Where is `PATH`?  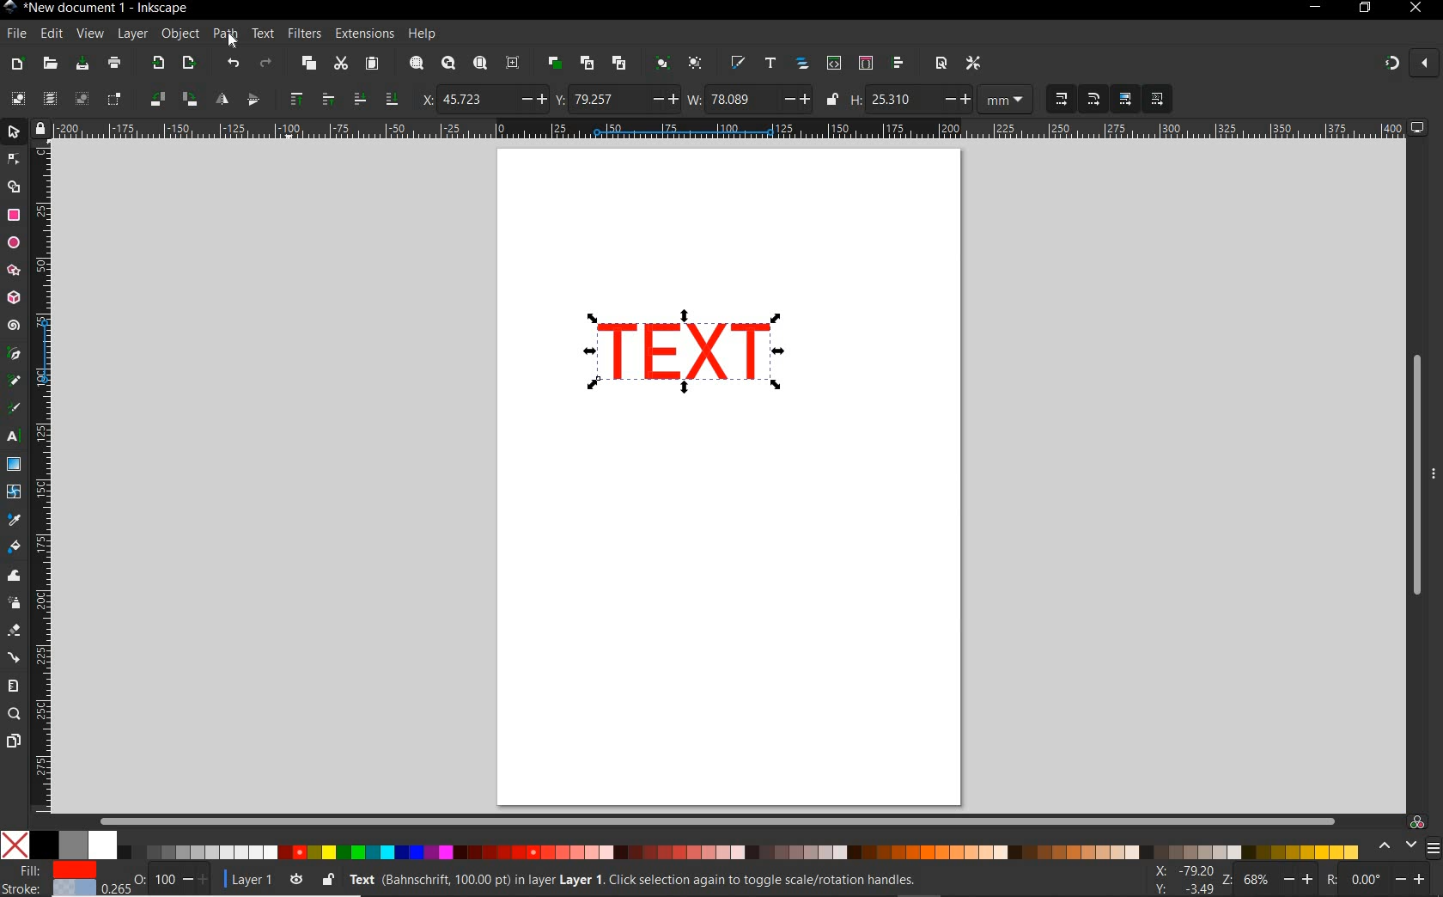
PATH is located at coordinates (230, 41).